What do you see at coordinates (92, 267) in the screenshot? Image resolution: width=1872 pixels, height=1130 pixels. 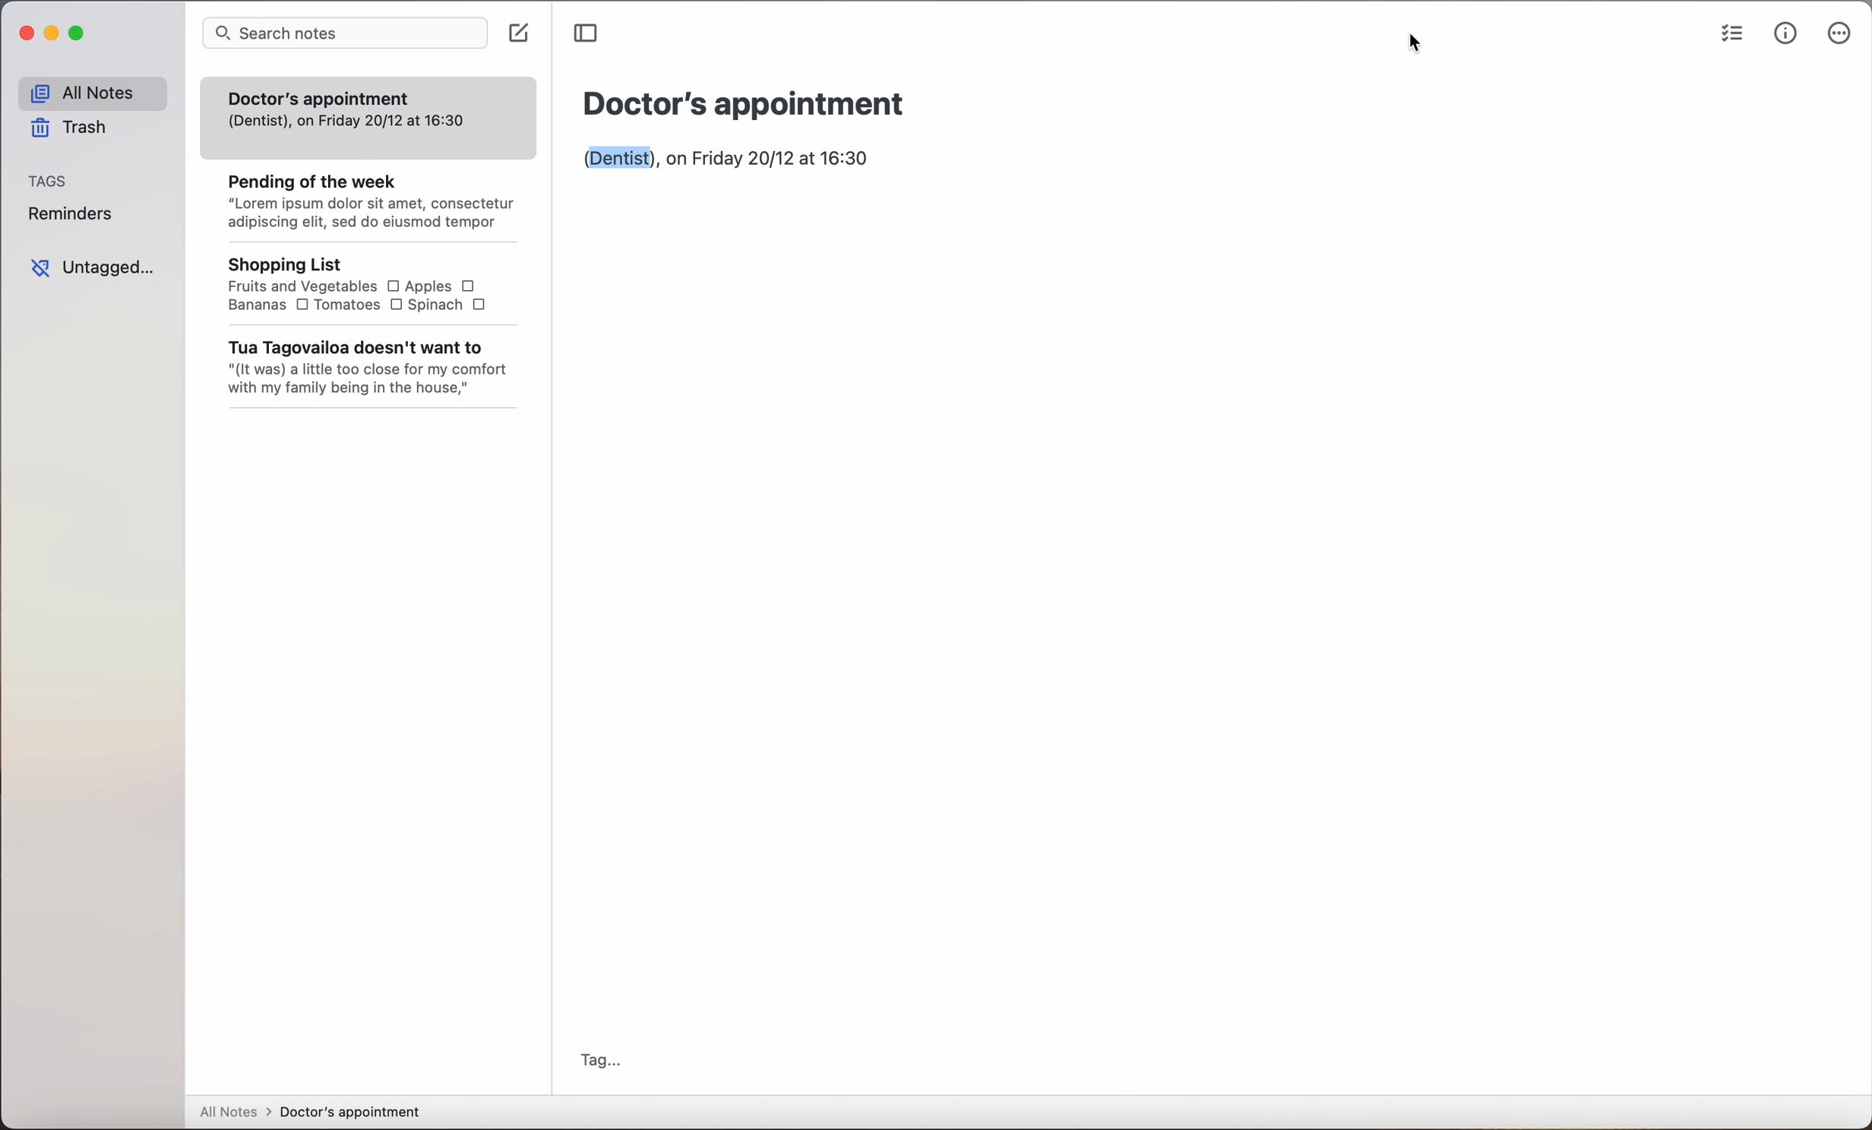 I see `untagged` at bounding box center [92, 267].